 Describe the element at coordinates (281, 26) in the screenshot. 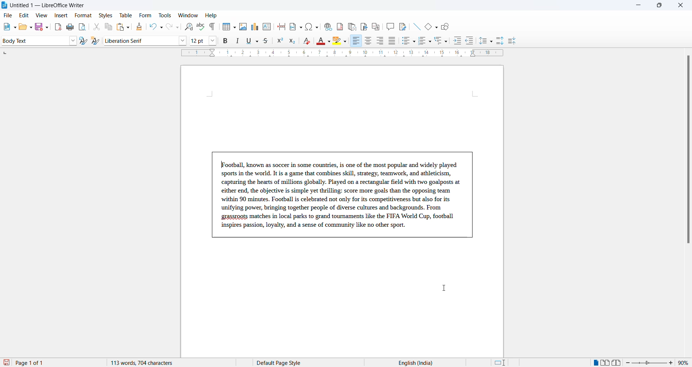

I see `page break` at that location.